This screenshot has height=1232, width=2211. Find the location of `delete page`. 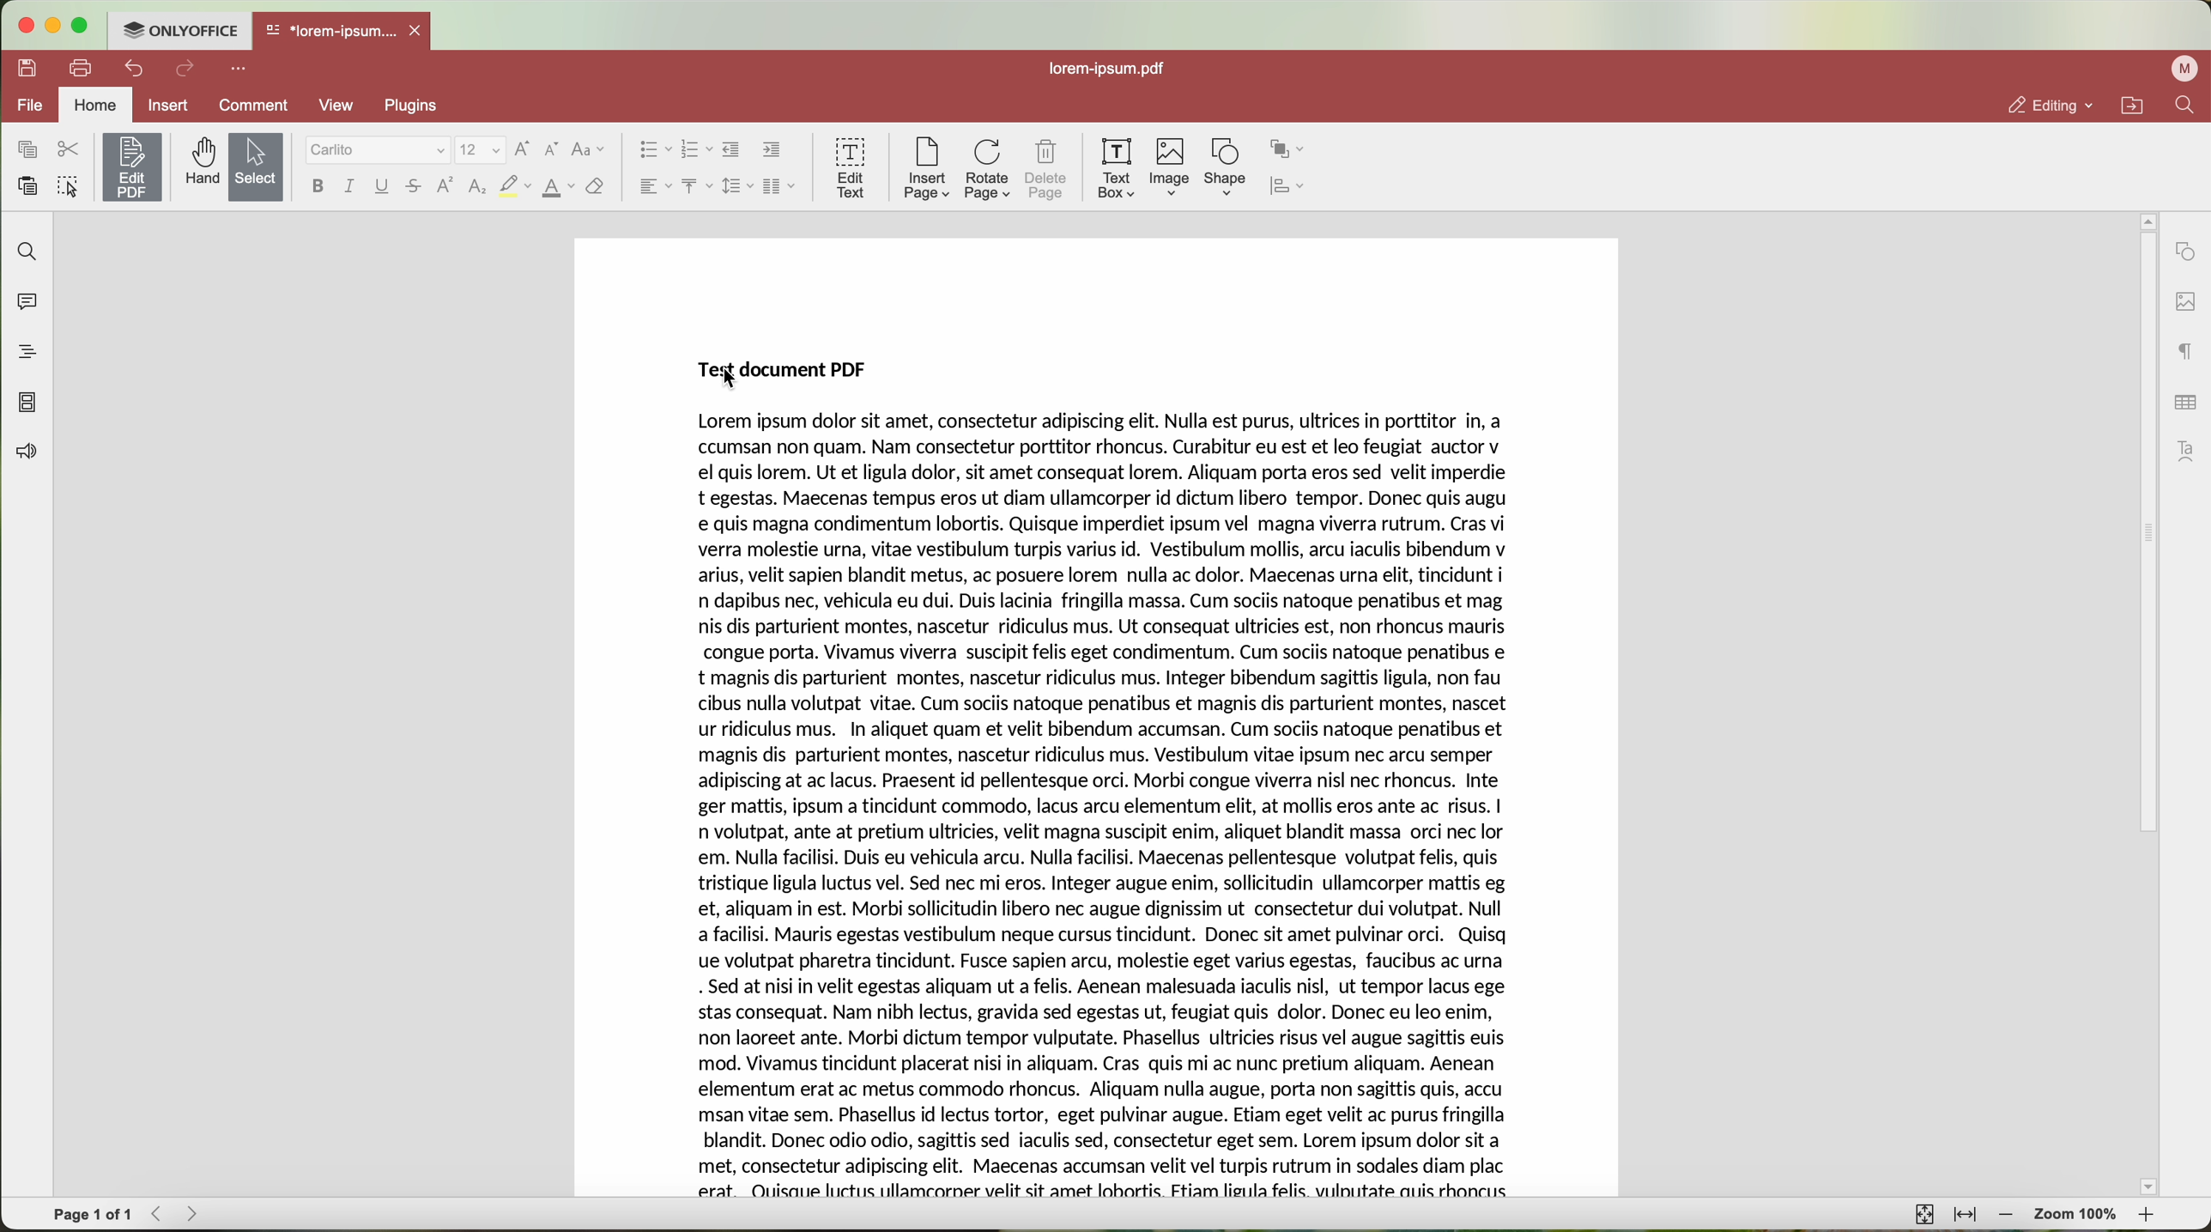

delete page is located at coordinates (1046, 168).